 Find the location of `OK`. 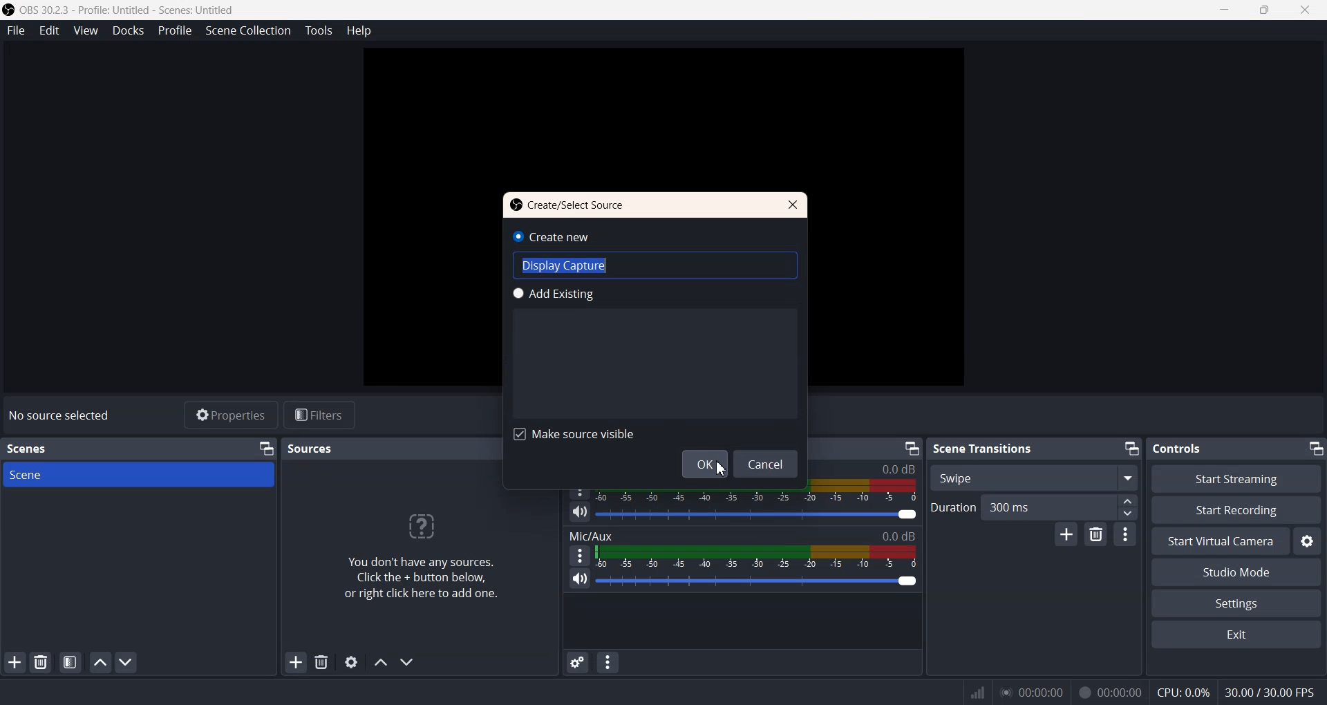

OK is located at coordinates (702, 464).